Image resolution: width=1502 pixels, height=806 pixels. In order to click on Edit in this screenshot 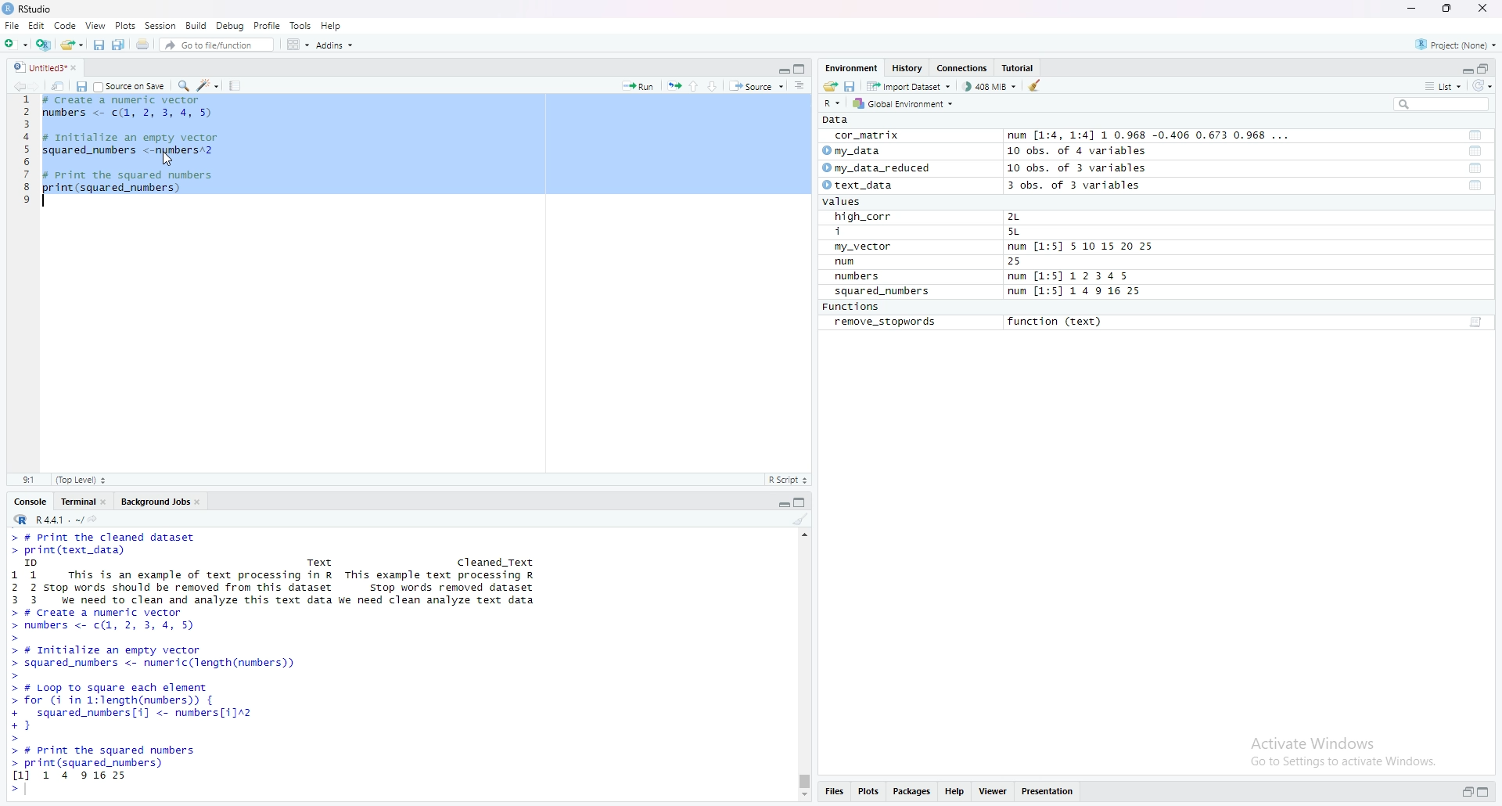, I will do `click(36, 25)`.